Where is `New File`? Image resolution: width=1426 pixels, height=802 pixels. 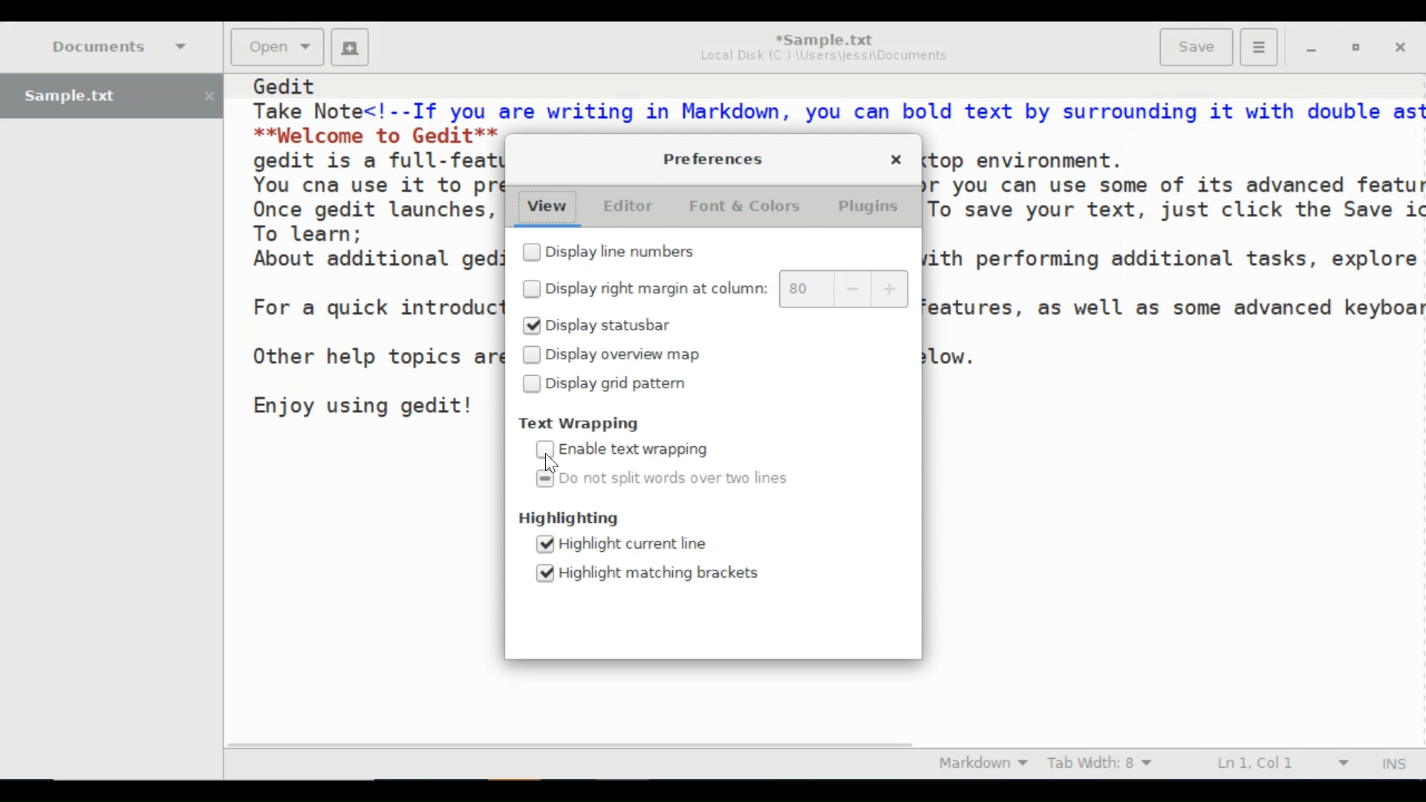
New File is located at coordinates (347, 48).